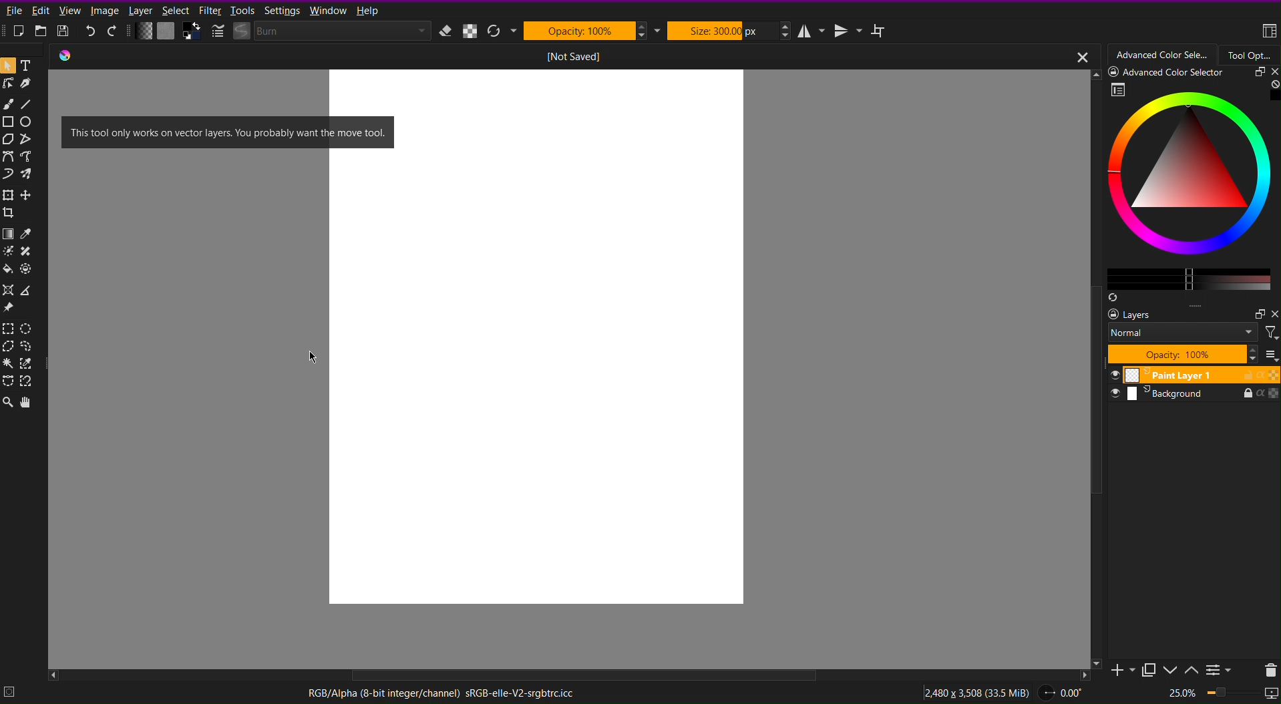  I want to click on Move Tools, so click(21, 200).